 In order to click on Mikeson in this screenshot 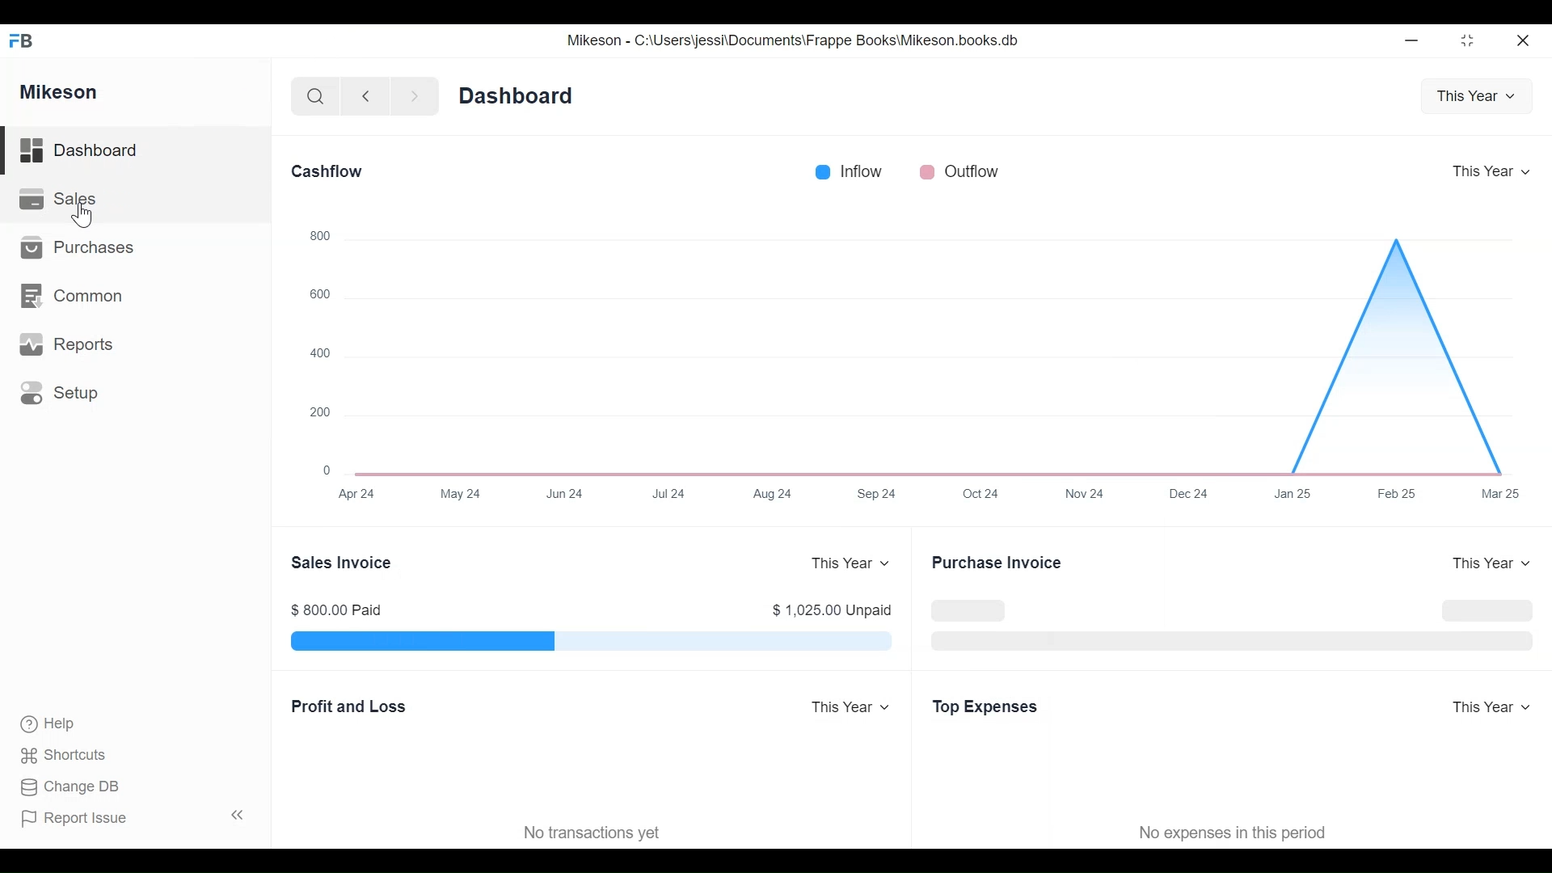, I will do `click(60, 90)`.